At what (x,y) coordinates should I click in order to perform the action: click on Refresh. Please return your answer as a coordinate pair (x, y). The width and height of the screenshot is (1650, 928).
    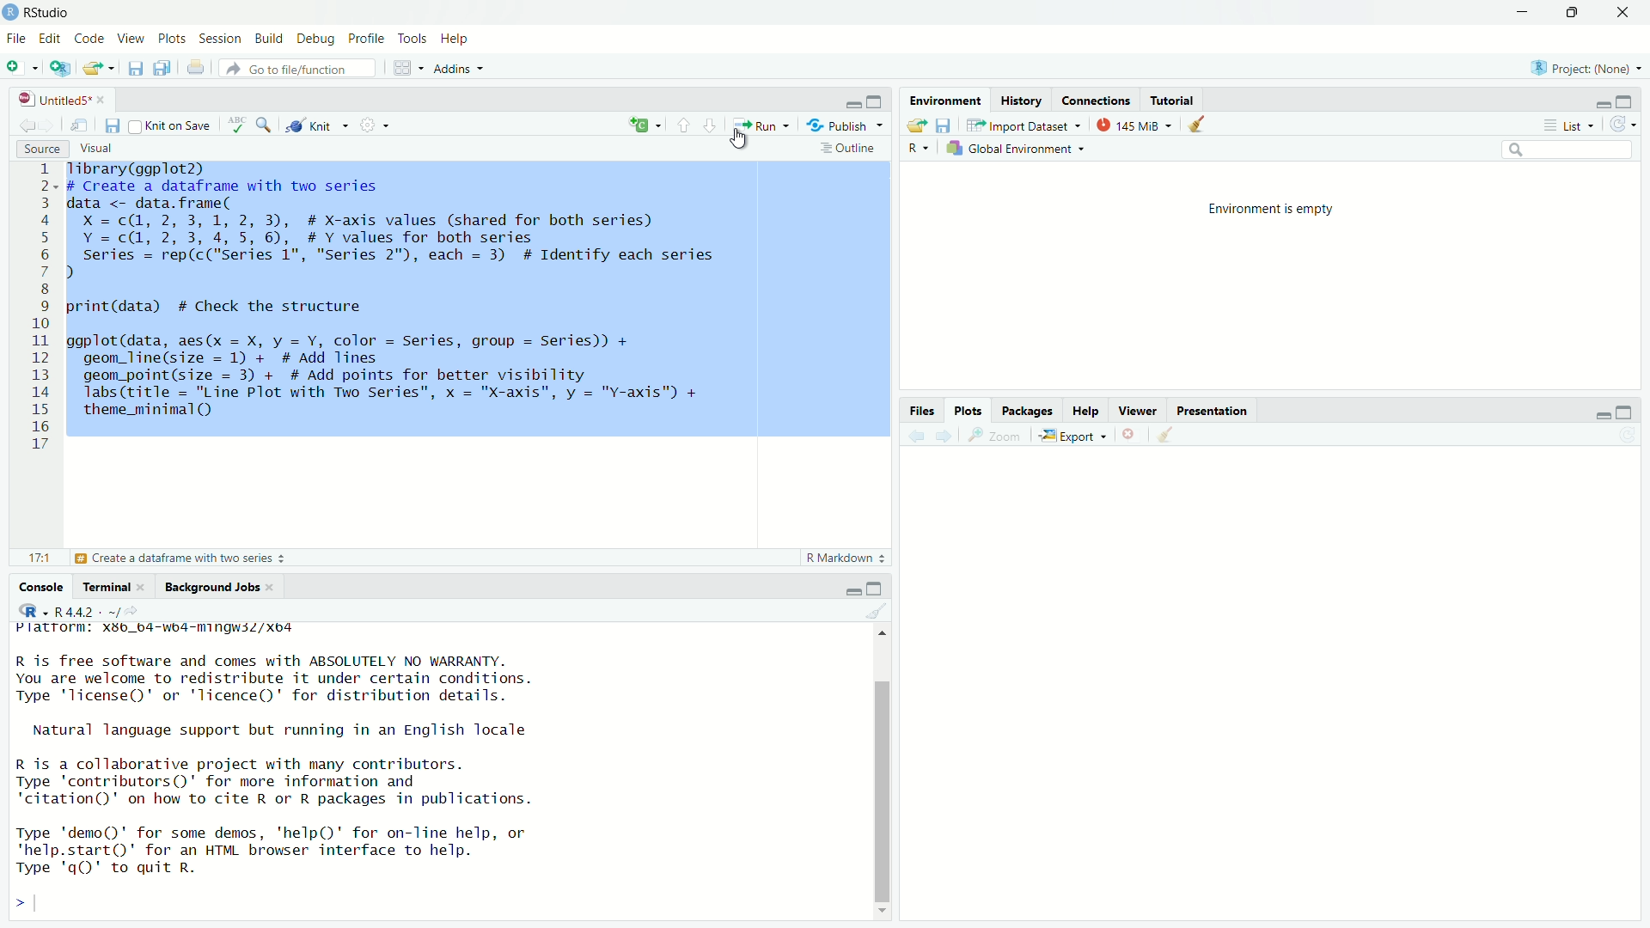
    Looking at the image, I should click on (1626, 437).